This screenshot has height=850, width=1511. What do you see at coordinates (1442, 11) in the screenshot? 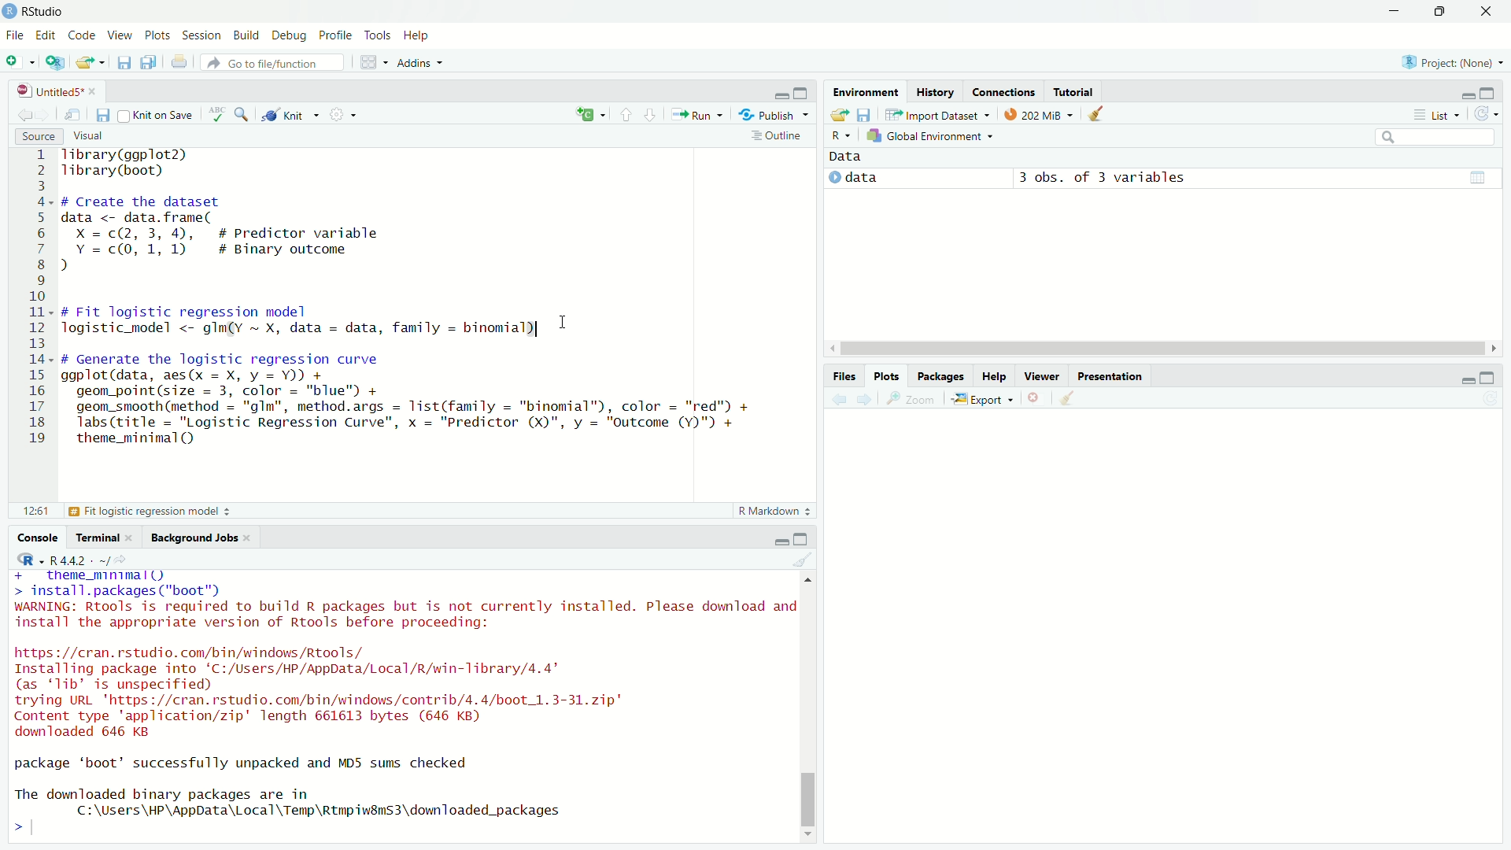
I see `restore` at bounding box center [1442, 11].